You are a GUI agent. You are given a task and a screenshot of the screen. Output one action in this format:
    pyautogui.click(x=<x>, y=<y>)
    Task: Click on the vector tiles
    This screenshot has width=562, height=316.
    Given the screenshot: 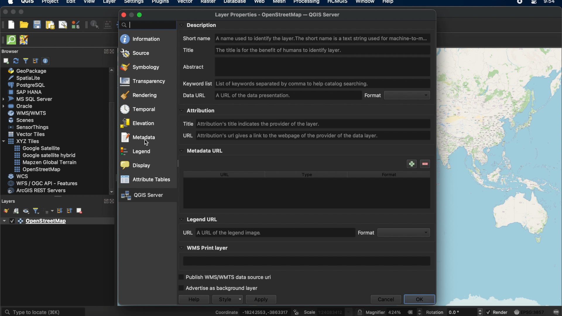 What is the action you would take?
    pyautogui.click(x=27, y=133)
    